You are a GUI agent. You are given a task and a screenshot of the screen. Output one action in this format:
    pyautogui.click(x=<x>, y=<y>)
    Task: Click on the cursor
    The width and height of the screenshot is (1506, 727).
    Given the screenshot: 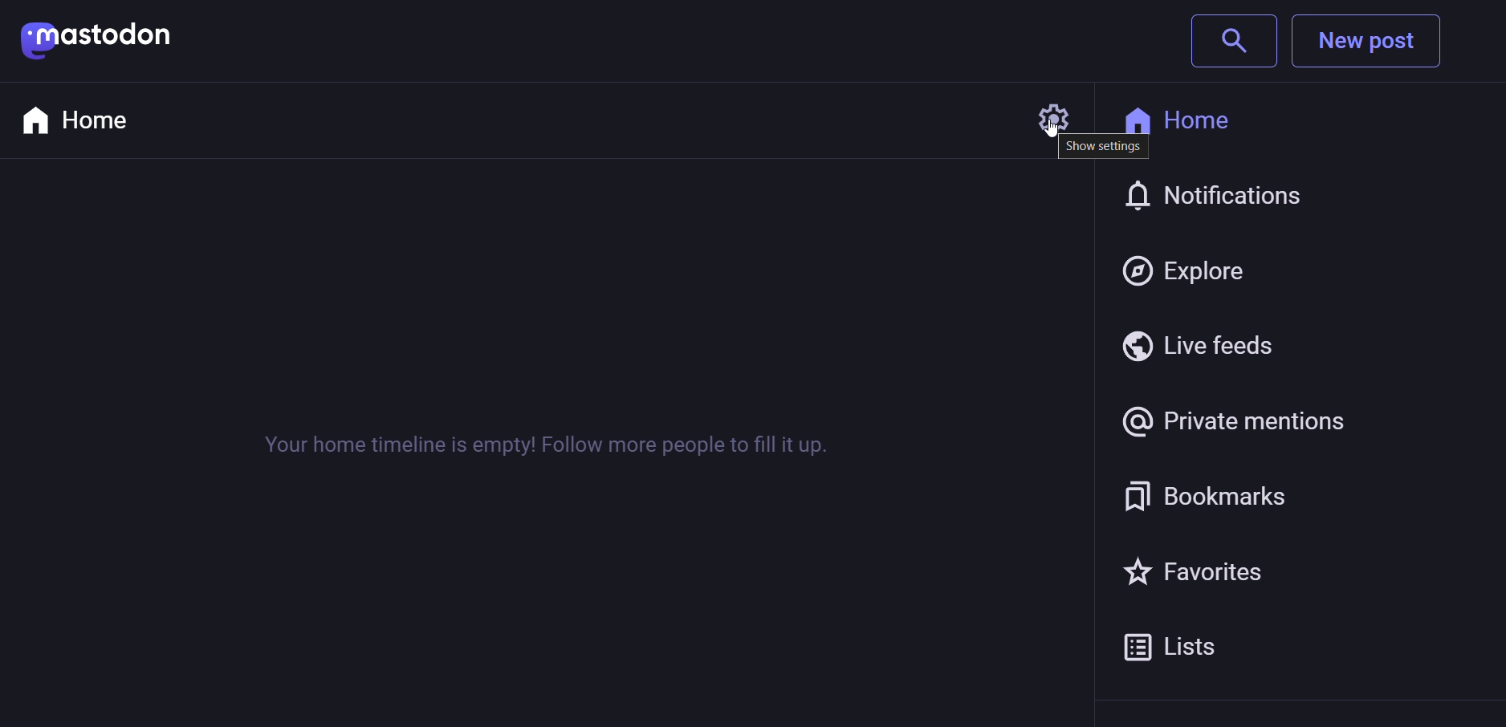 What is the action you would take?
    pyautogui.click(x=1041, y=136)
    